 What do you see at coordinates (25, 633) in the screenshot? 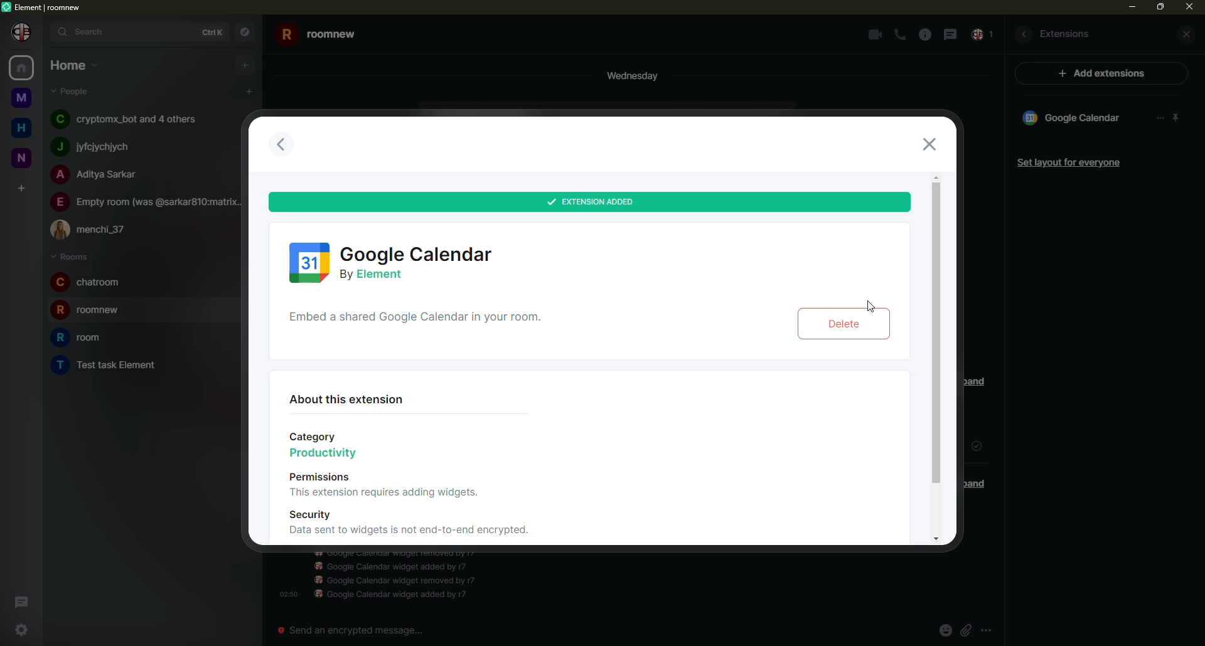
I see `settings` at bounding box center [25, 633].